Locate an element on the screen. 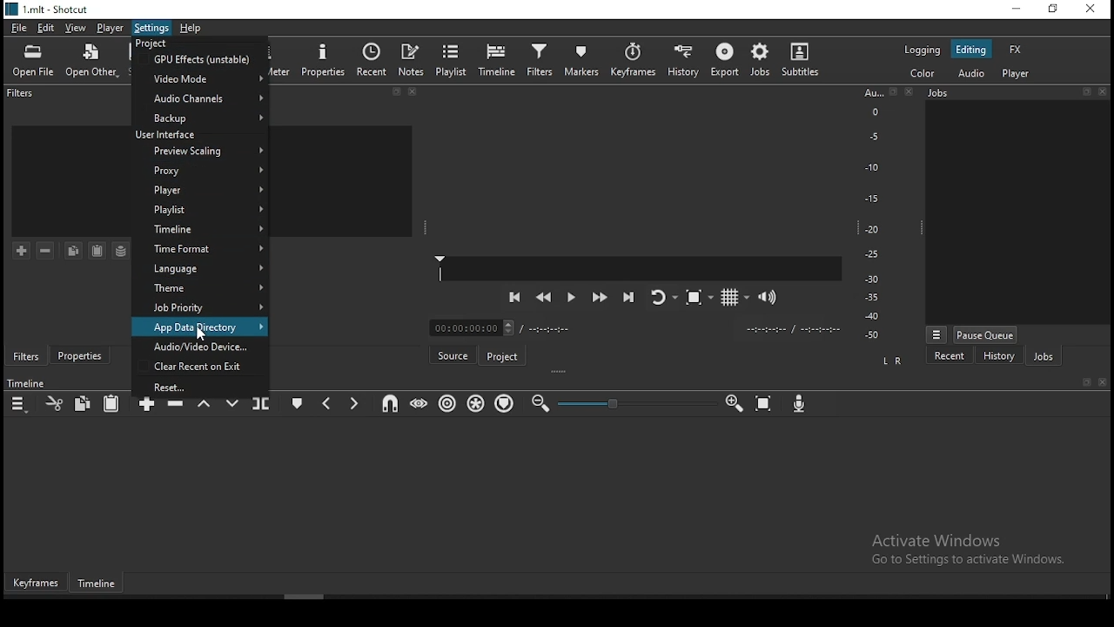 The width and height of the screenshot is (1114, 627). app data directory is located at coordinates (201, 327).